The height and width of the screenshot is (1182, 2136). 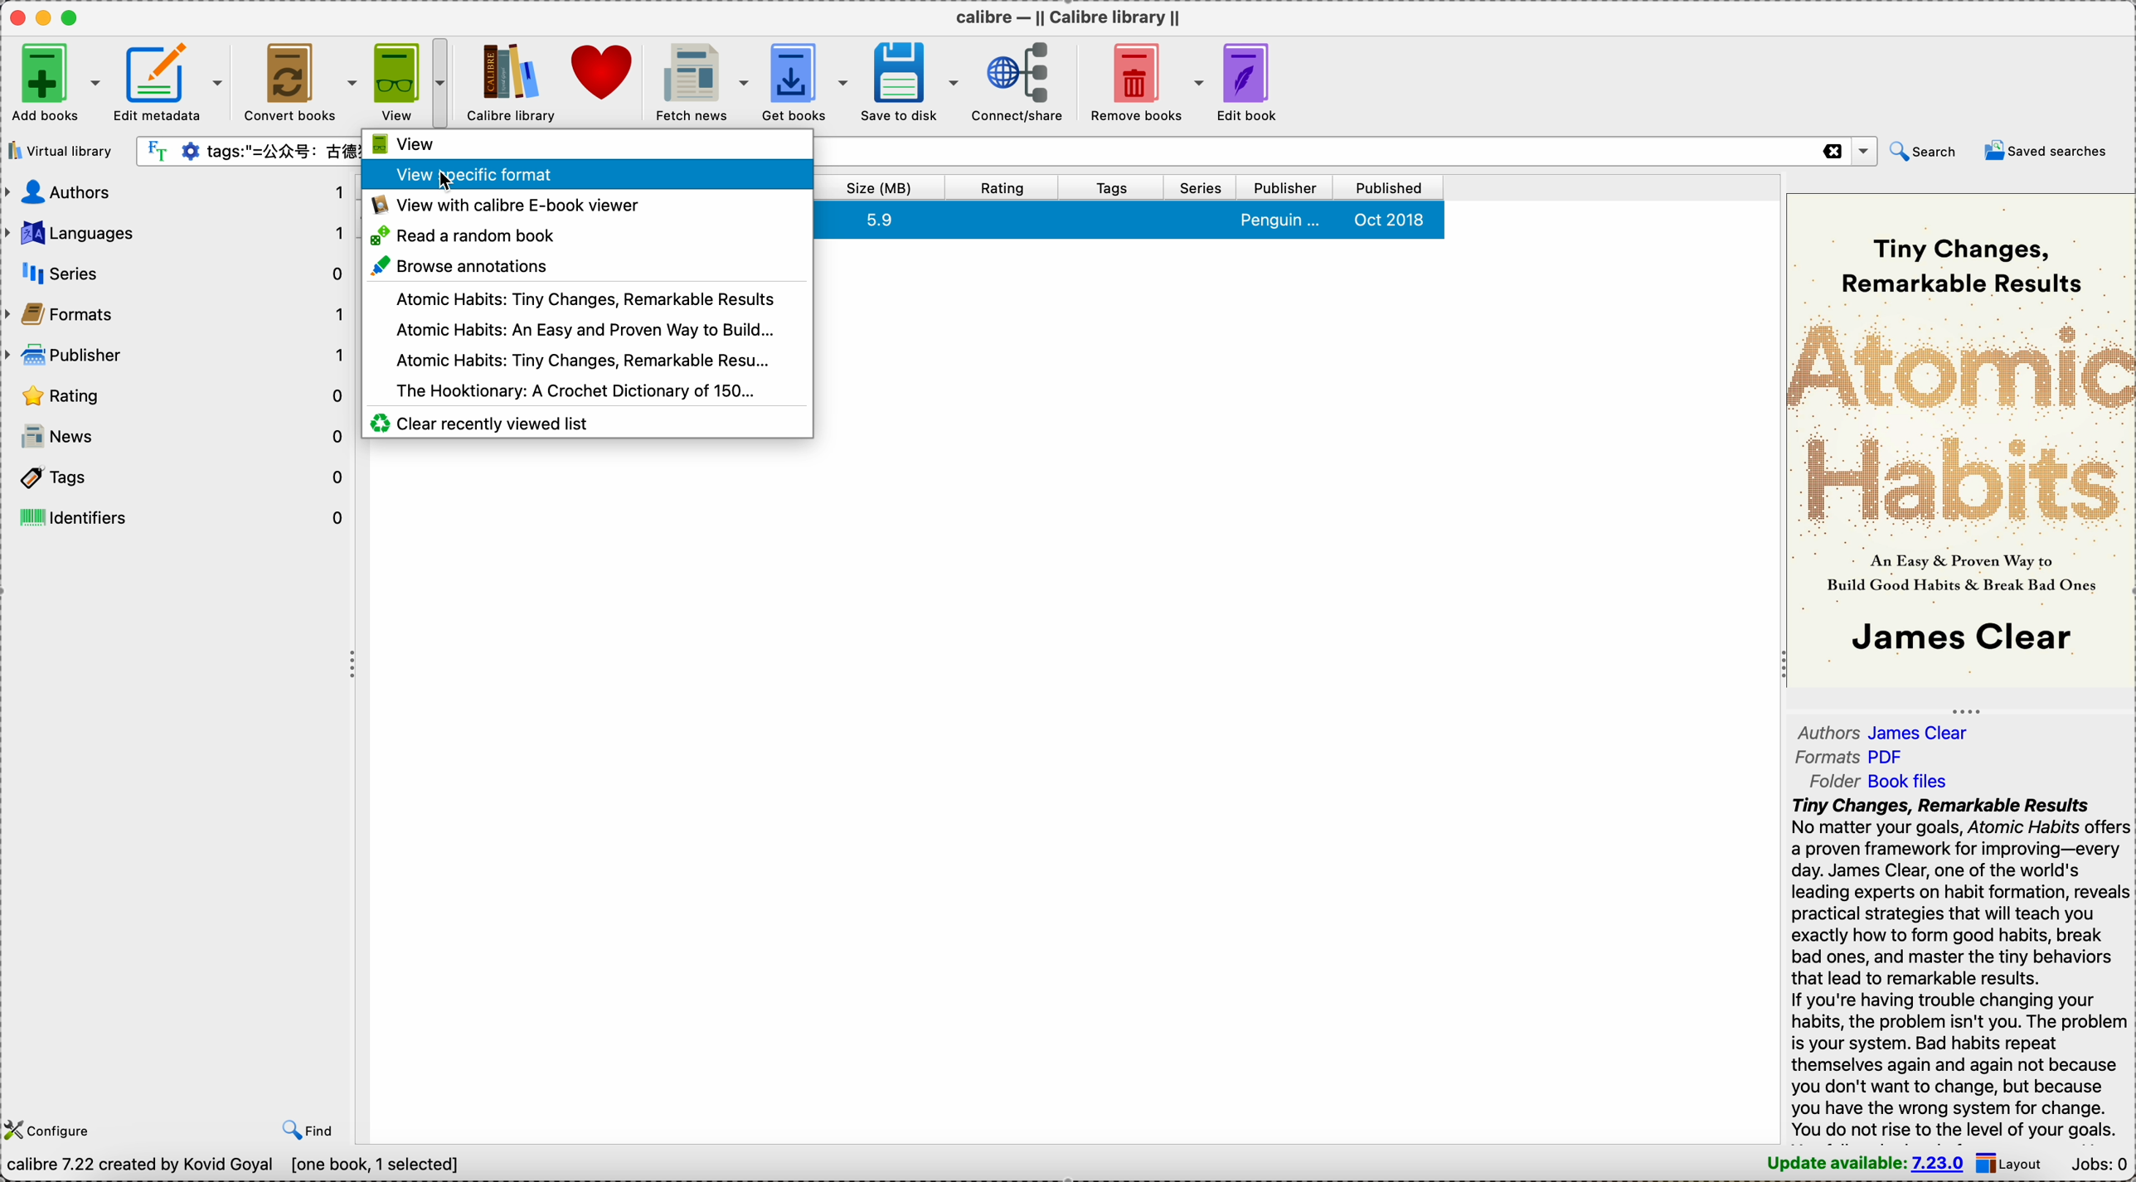 What do you see at coordinates (1960, 443) in the screenshot?
I see `book cover preview` at bounding box center [1960, 443].